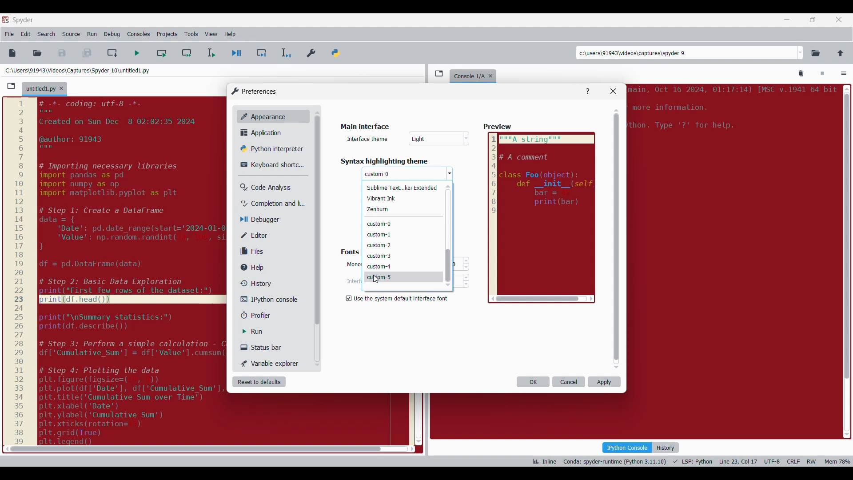  What do you see at coordinates (816, 53) in the screenshot?
I see `Browse a working directory` at bounding box center [816, 53].